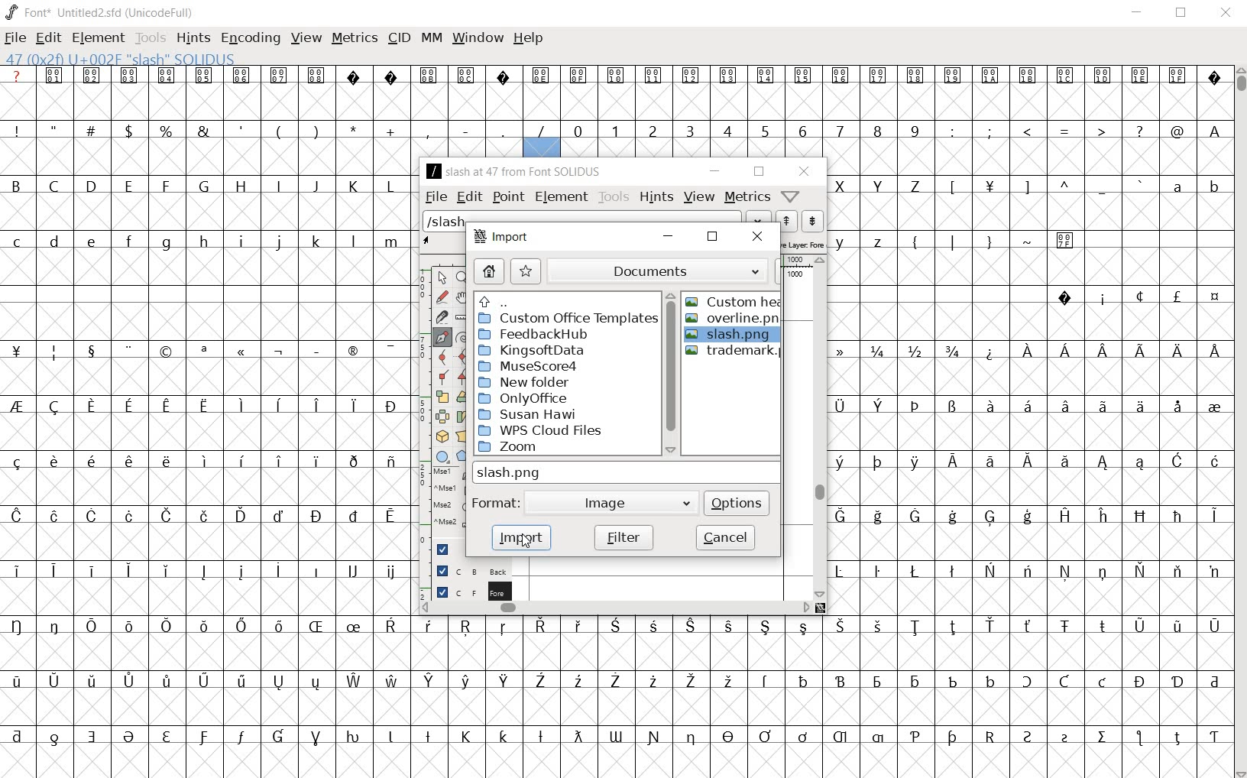  Describe the element at coordinates (1179, 13) in the screenshot. I see `RESTORE` at that location.